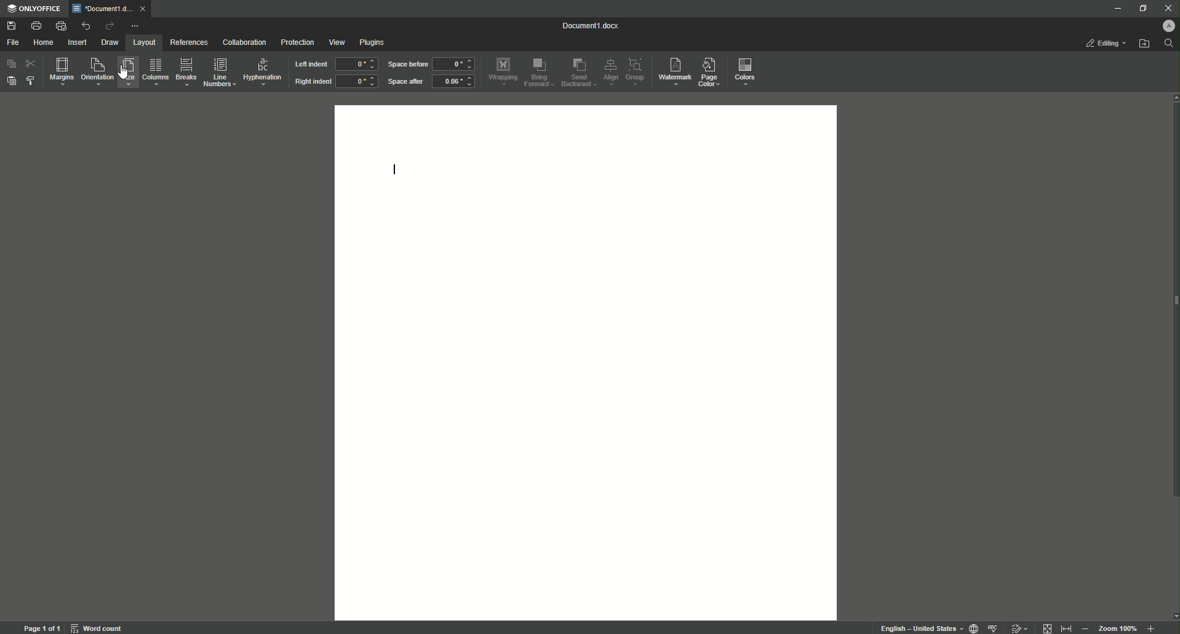 The height and width of the screenshot is (634, 1180). I want to click on Draw, so click(110, 41).